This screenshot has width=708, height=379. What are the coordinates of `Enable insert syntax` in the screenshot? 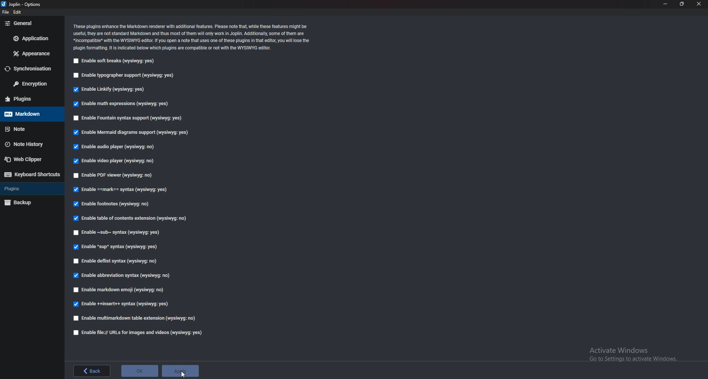 It's located at (122, 305).